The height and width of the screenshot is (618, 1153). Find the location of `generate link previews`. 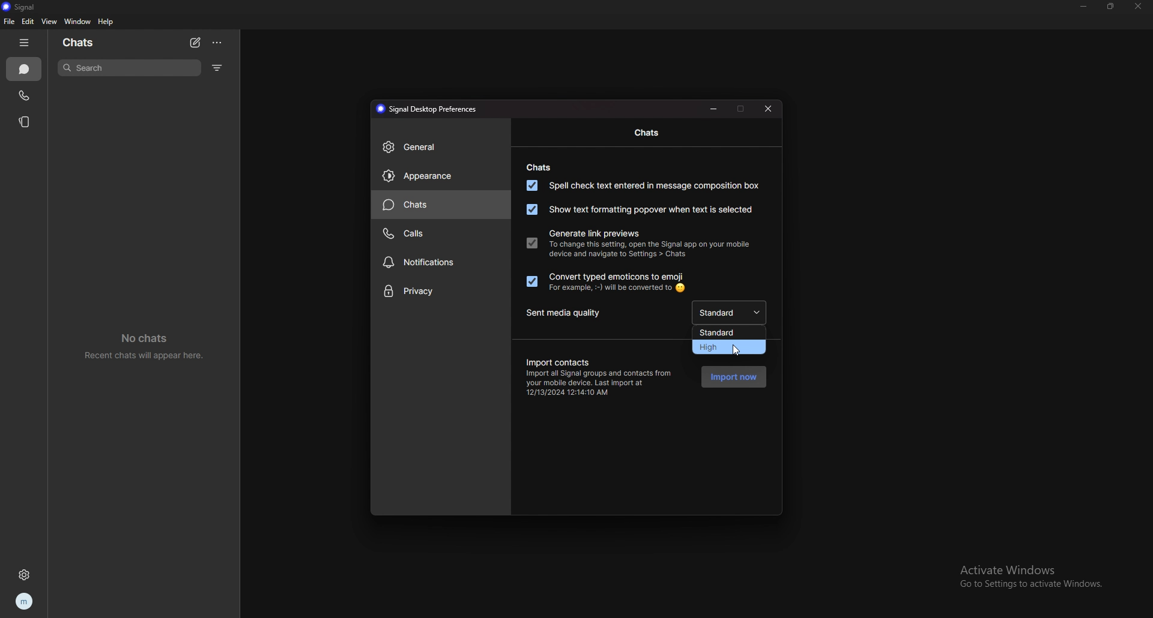

generate link previews is located at coordinates (531, 242).